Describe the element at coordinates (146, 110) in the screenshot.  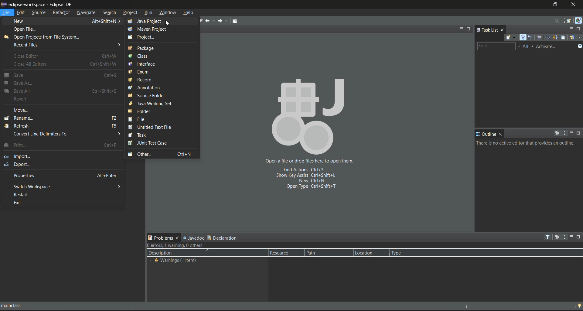
I see `folder` at that location.